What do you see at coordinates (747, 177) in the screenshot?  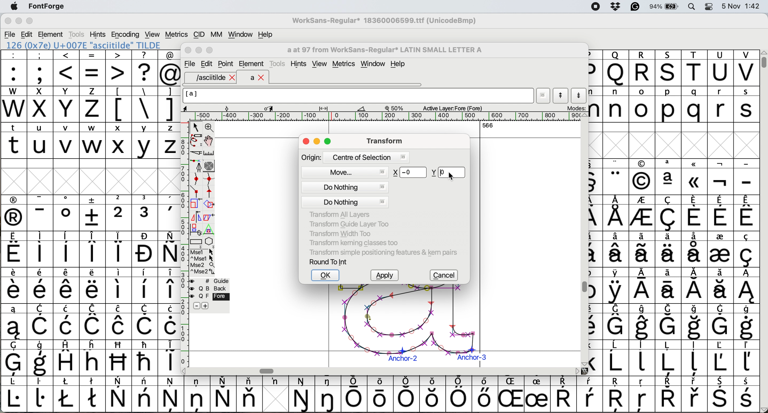 I see `-` at bounding box center [747, 177].